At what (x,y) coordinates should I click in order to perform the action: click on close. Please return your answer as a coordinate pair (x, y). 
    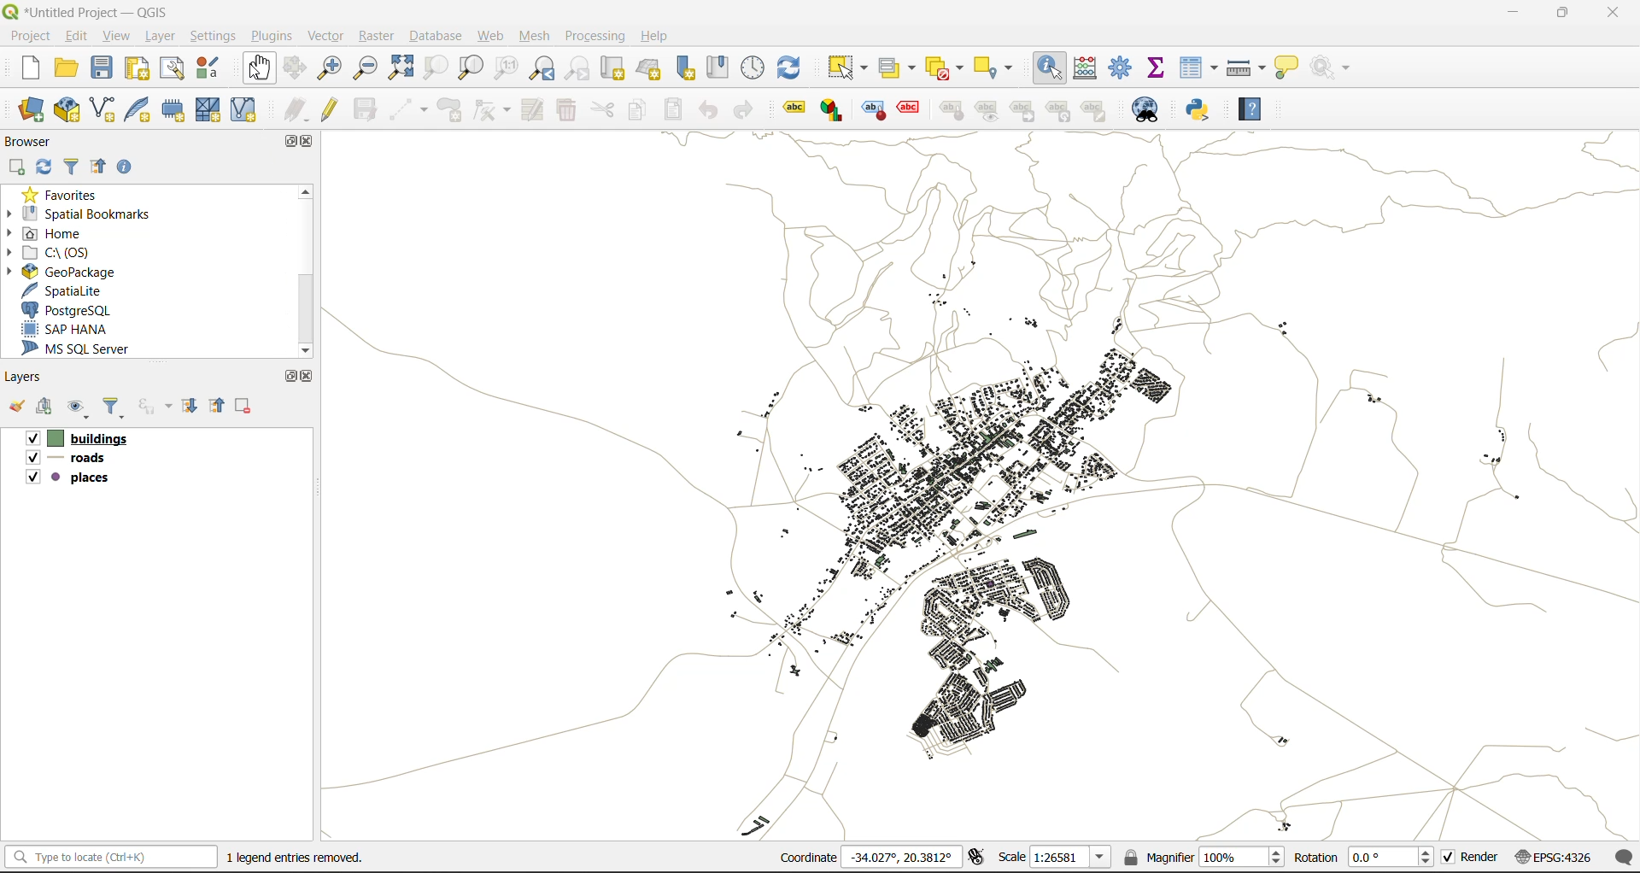
    Looking at the image, I should click on (1608, 16).